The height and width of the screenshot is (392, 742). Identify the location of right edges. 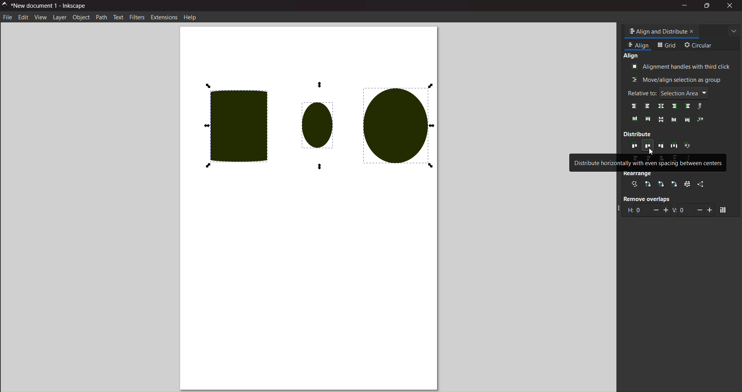
(674, 106).